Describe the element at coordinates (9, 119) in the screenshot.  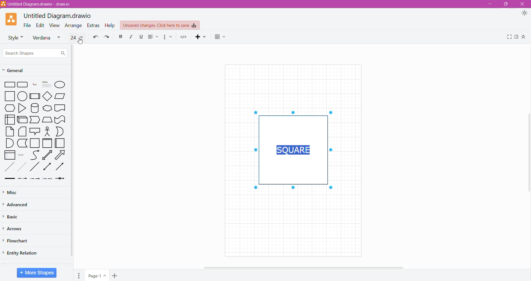
I see `User Interface` at that location.